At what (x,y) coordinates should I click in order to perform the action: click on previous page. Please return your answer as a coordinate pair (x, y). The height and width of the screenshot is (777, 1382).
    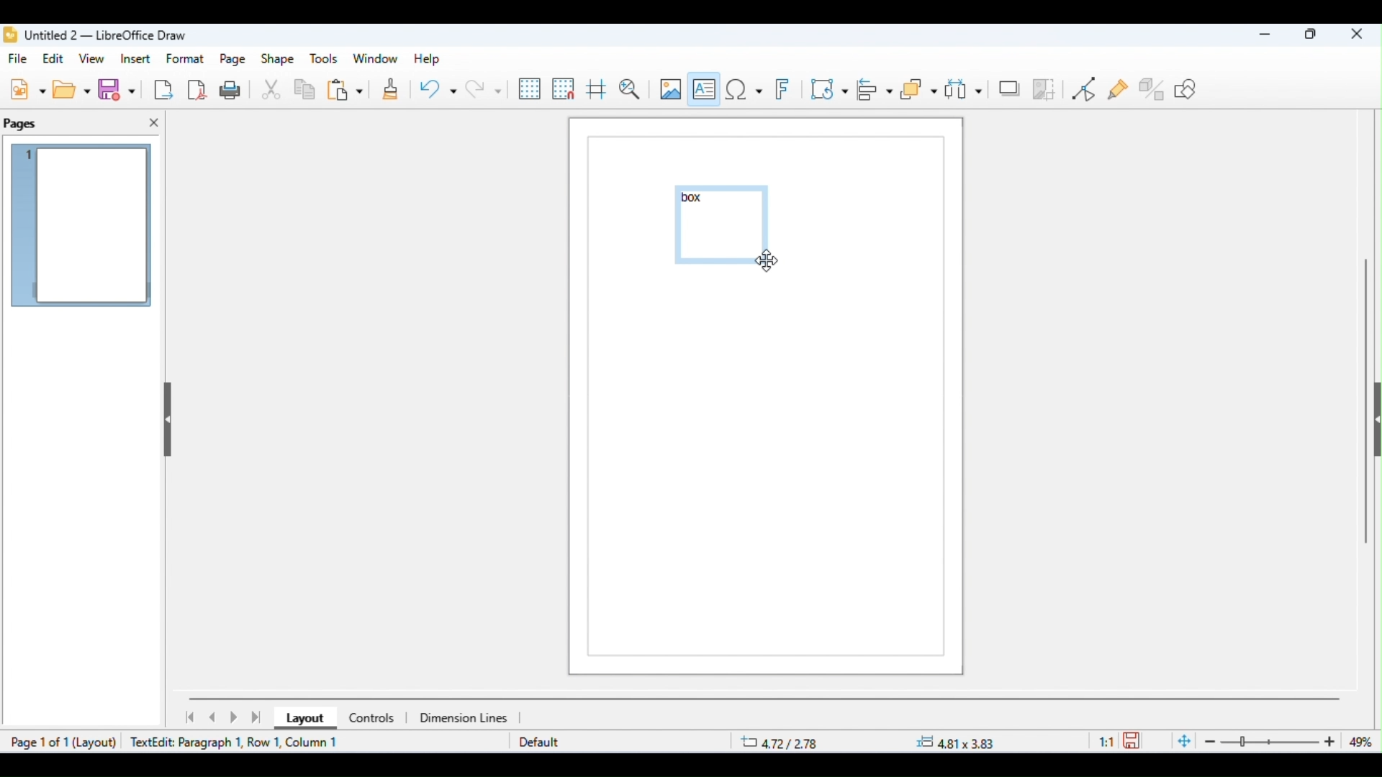
    Looking at the image, I should click on (213, 717).